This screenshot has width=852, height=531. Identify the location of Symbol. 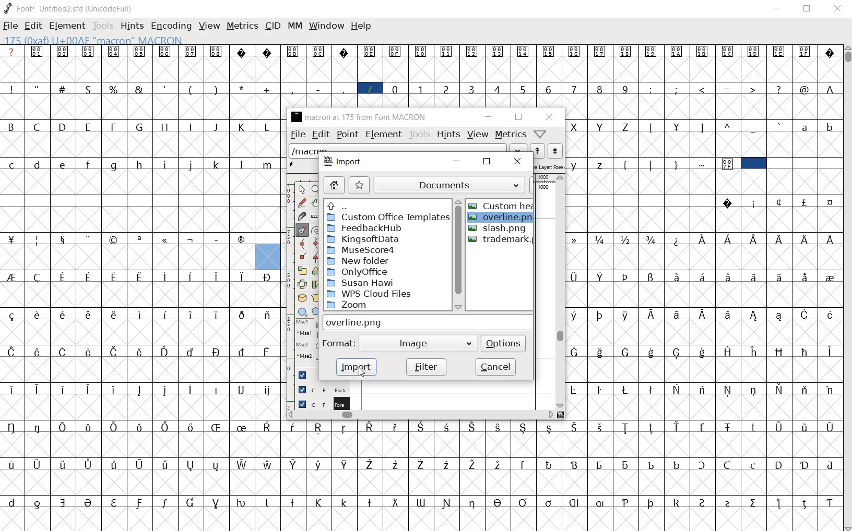
(141, 390).